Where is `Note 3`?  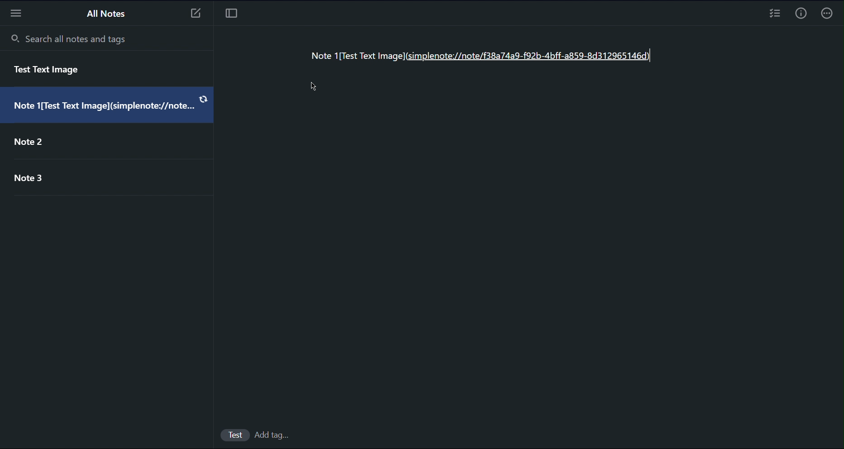 Note 3 is located at coordinates (34, 182).